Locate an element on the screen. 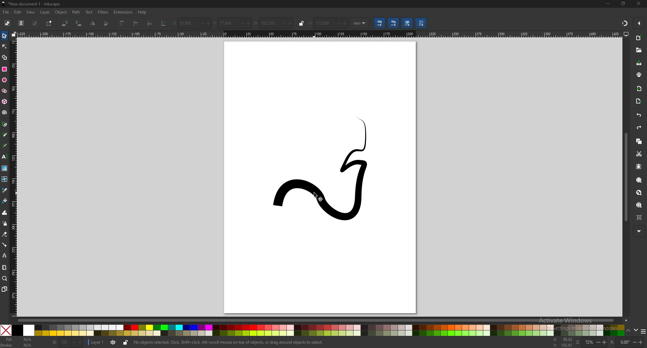 The height and width of the screenshot is (348, 647). cut is located at coordinates (639, 154).